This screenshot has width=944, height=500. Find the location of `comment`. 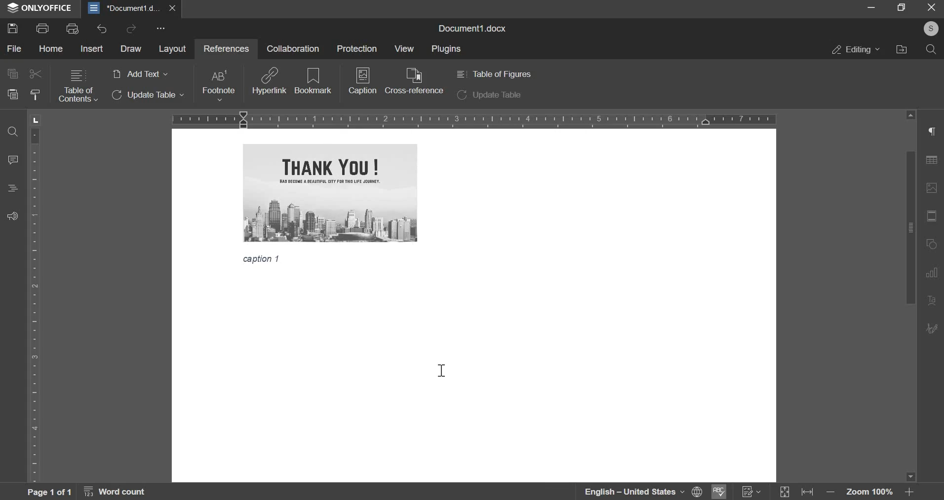

comment is located at coordinates (14, 159).